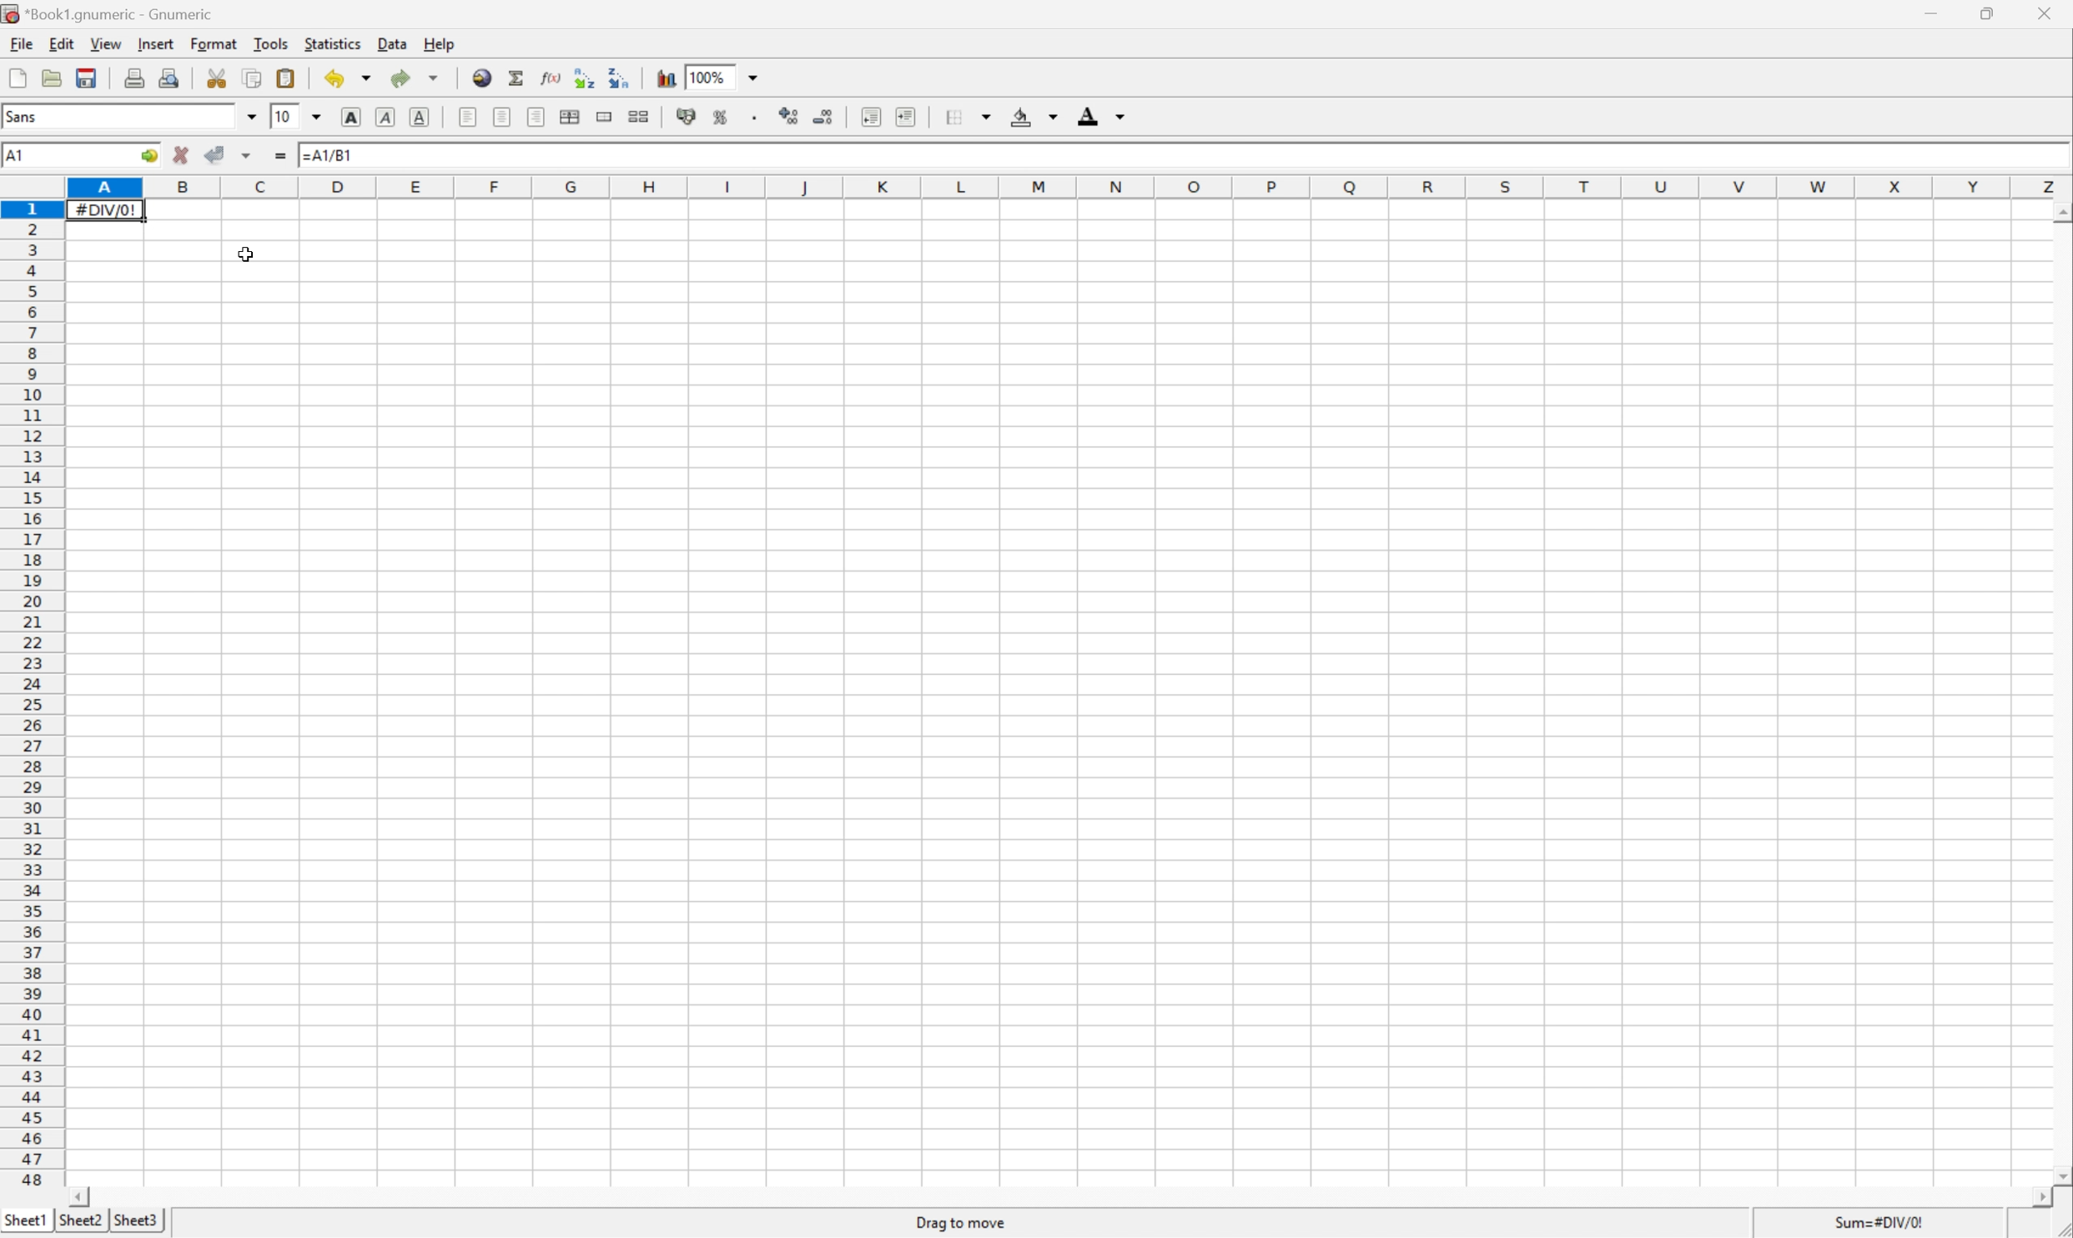 The image size is (2073, 1238). I want to click on Redo, so click(400, 80).